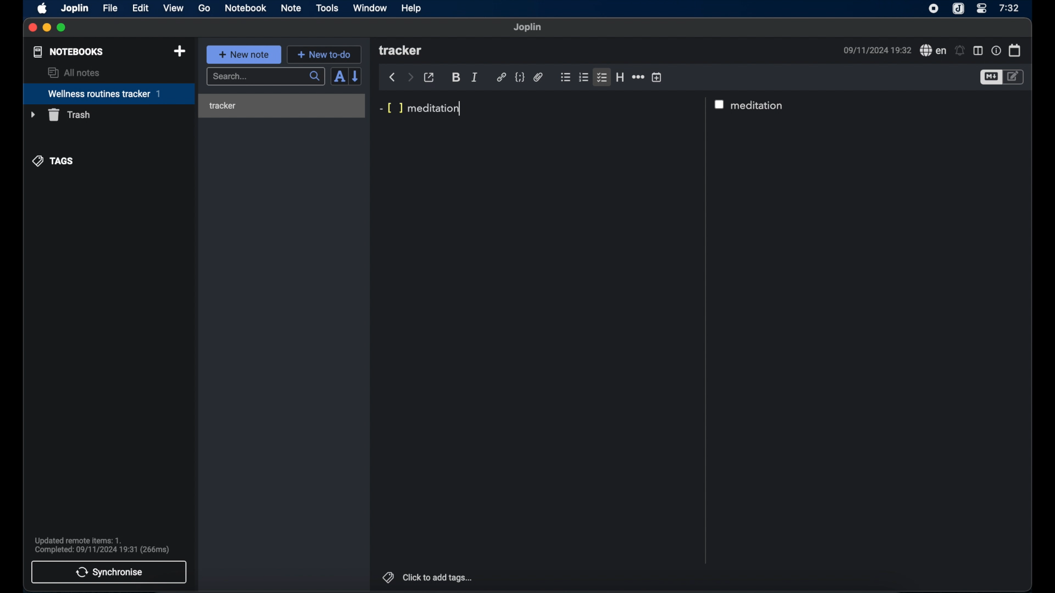  What do you see at coordinates (53, 161) in the screenshot?
I see `tags` at bounding box center [53, 161].